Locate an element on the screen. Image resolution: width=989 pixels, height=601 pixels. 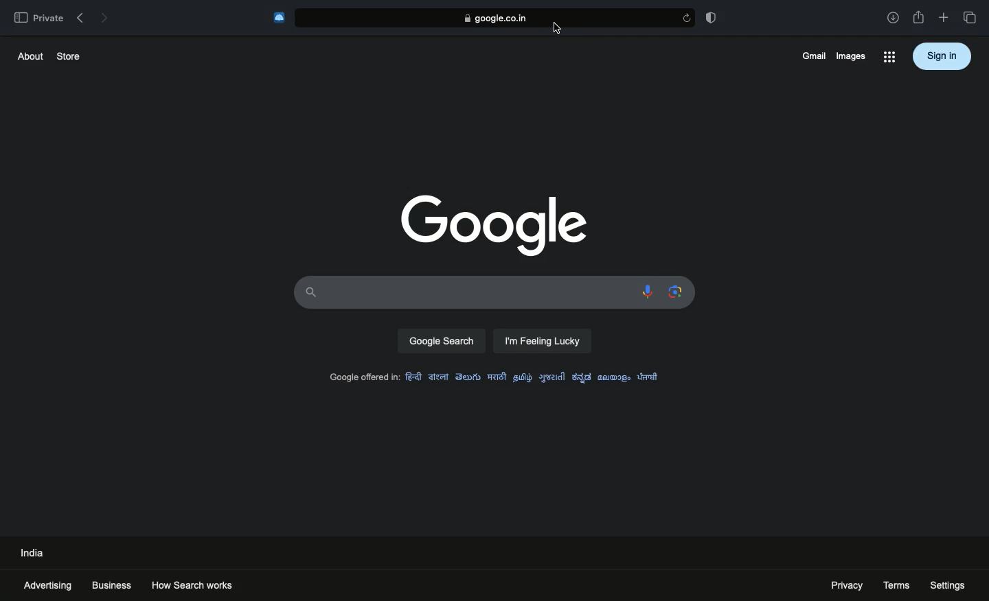
audio recorder is located at coordinates (645, 292).